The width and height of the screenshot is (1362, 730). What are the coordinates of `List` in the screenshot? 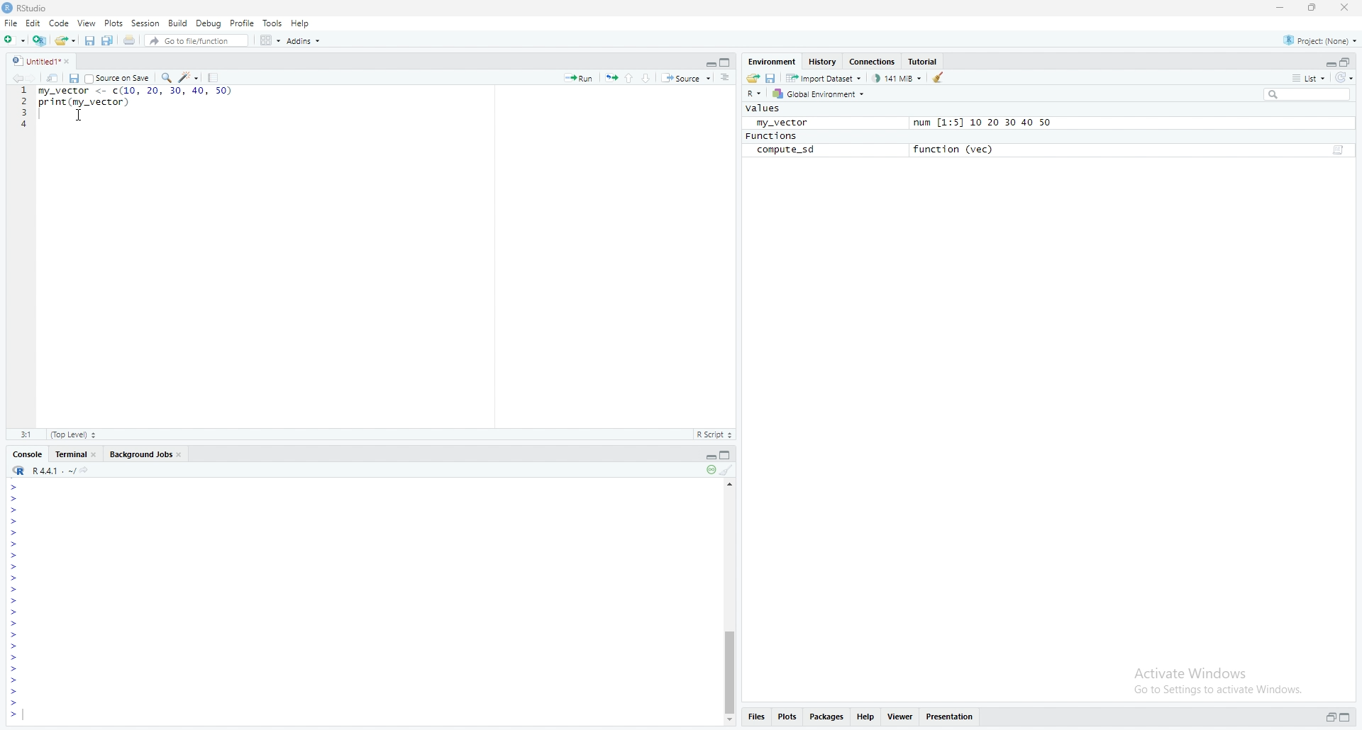 It's located at (1307, 77).